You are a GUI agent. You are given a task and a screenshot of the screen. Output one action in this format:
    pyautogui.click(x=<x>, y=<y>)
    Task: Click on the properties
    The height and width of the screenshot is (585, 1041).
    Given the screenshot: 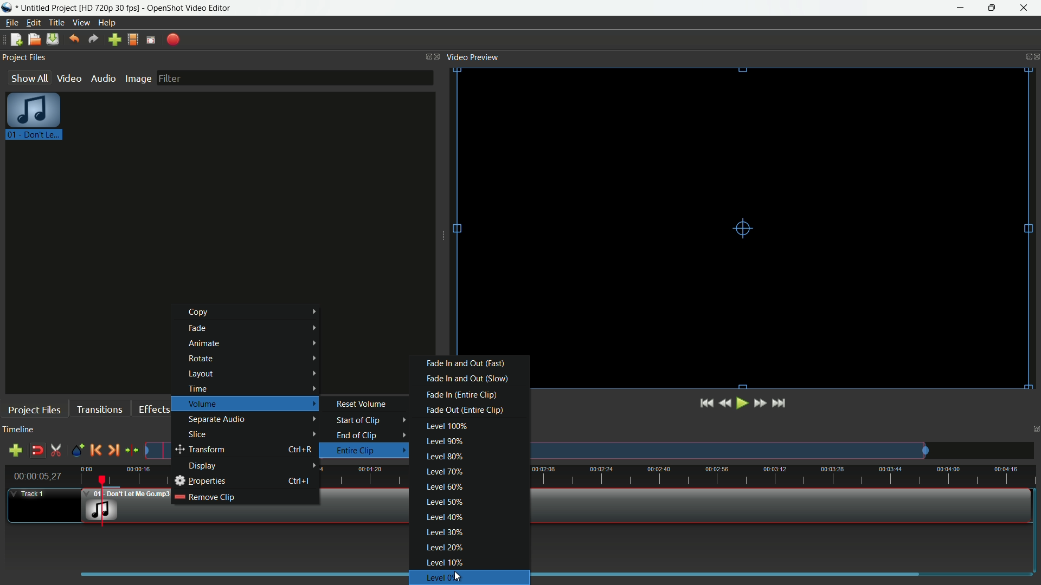 What is the action you would take?
    pyautogui.click(x=200, y=481)
    